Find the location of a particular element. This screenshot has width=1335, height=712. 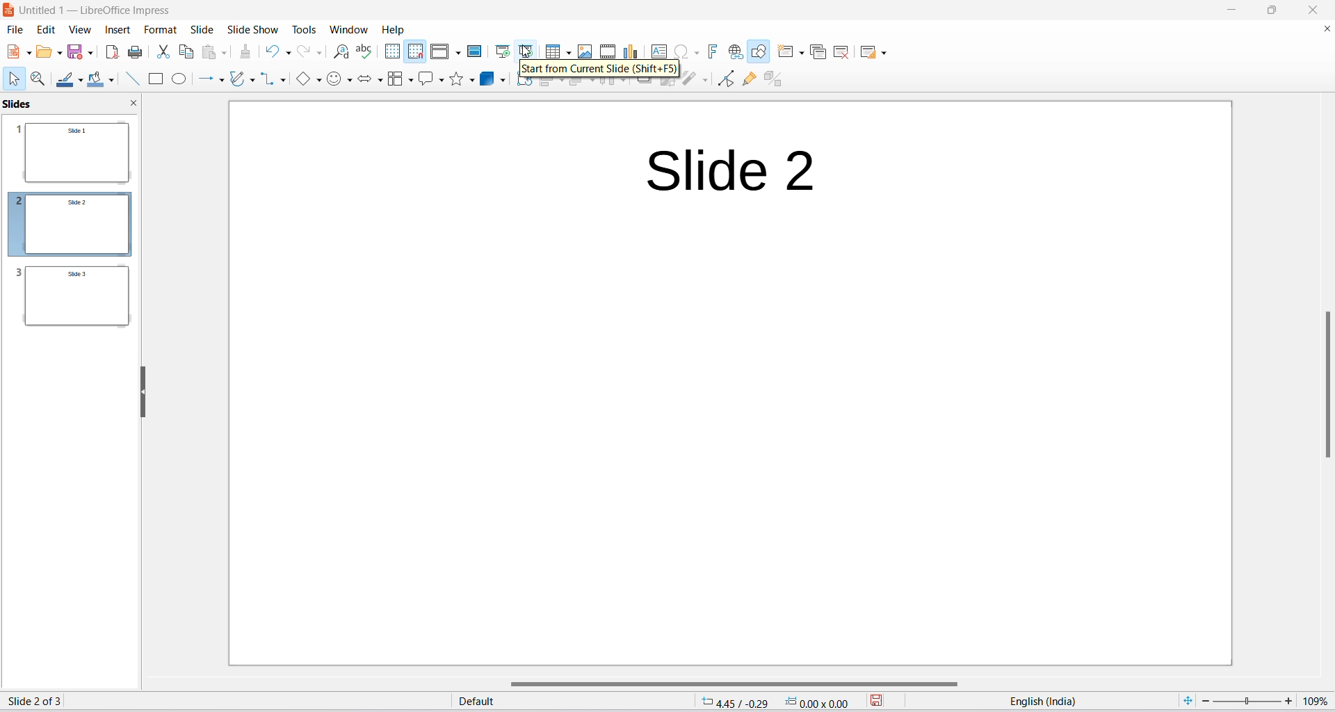

copy is located at coordinates (186, 53).